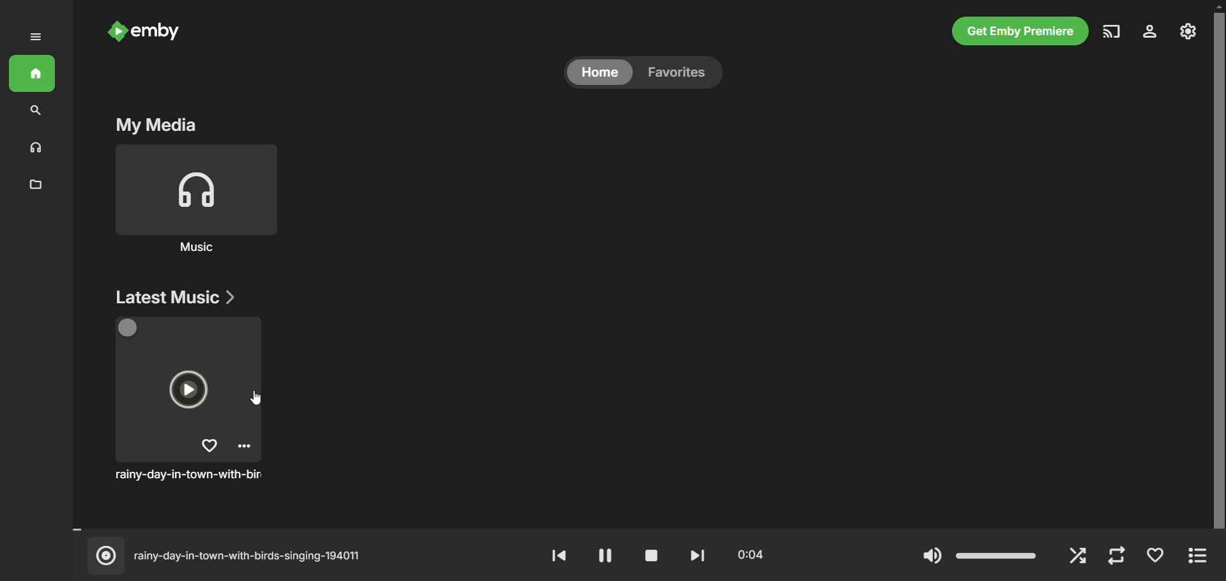 The image size is (1226, 581). Describe the element at coordinates (186, 390) in the screenshot. I see `play` at that location.